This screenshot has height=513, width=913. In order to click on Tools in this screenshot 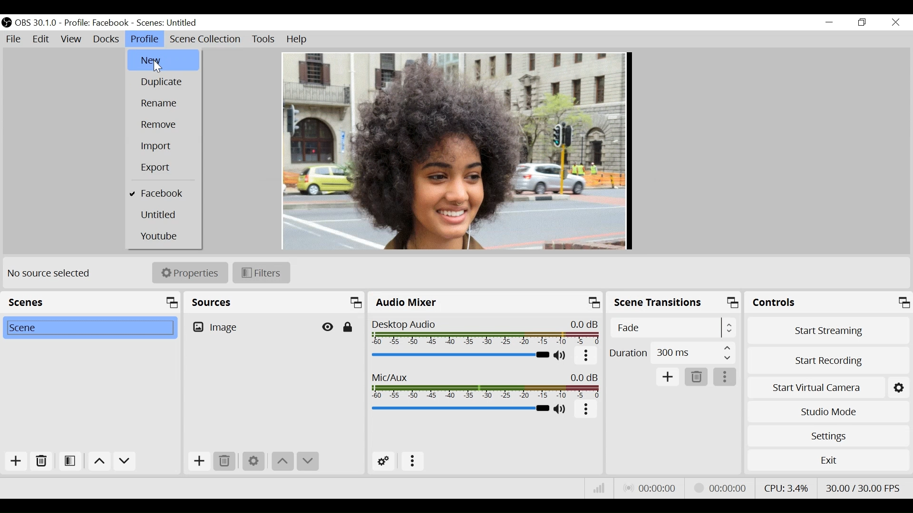, I will do `click(263, 40)`.